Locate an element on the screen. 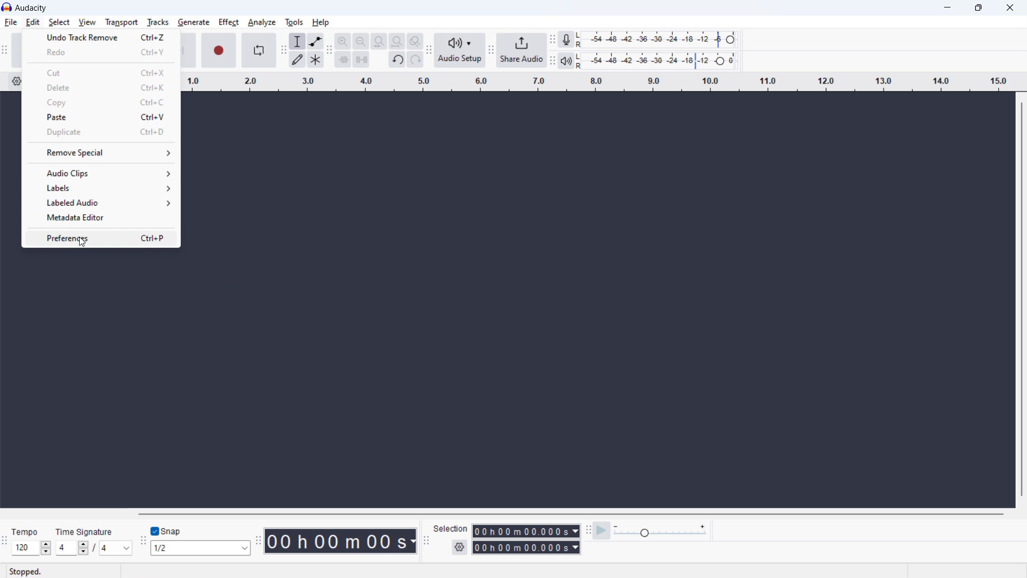 This screenshot has width=1027, height=578. horizontal scrollbar is located at coordinates (570, 514).